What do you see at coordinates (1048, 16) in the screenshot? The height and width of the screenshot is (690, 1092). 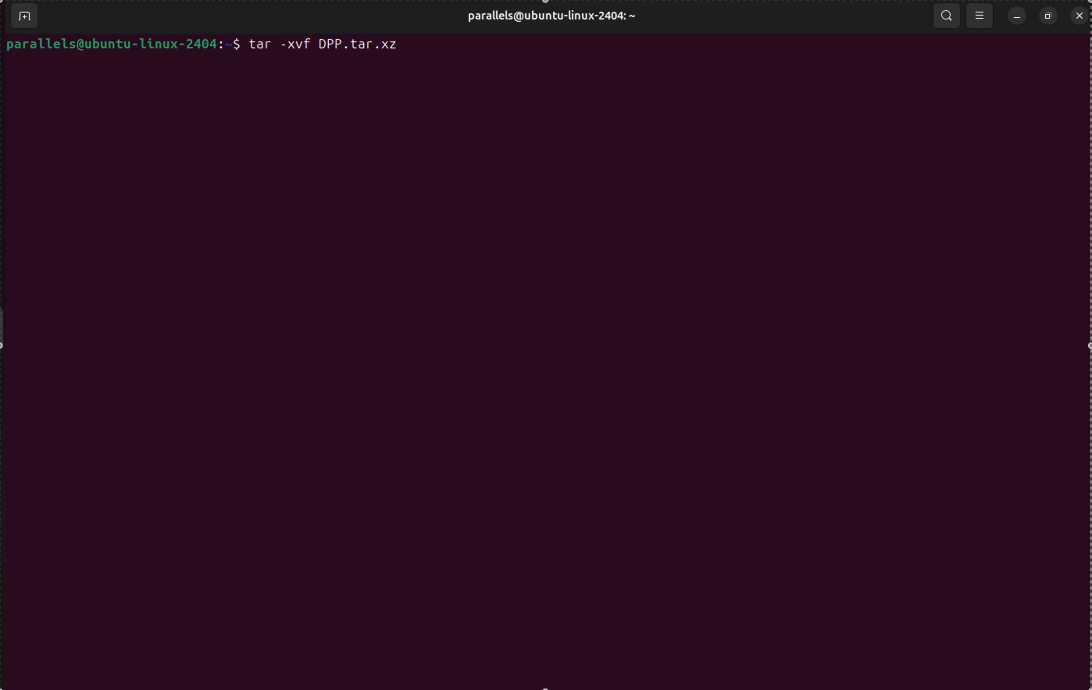 I see `resize` at bounding box center [1048, 16].